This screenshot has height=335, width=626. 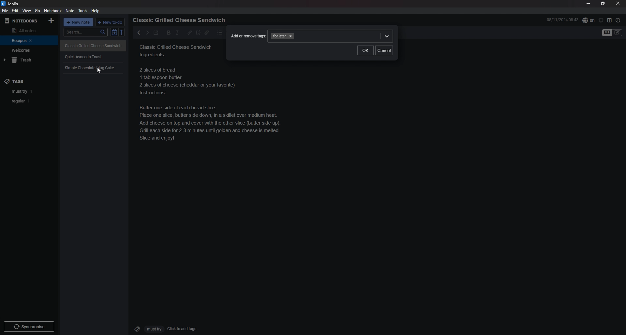 What do you see at coordinates (123, 33) in the screenshot?
I see `reverse sort order` at bounding box center [123, 33].